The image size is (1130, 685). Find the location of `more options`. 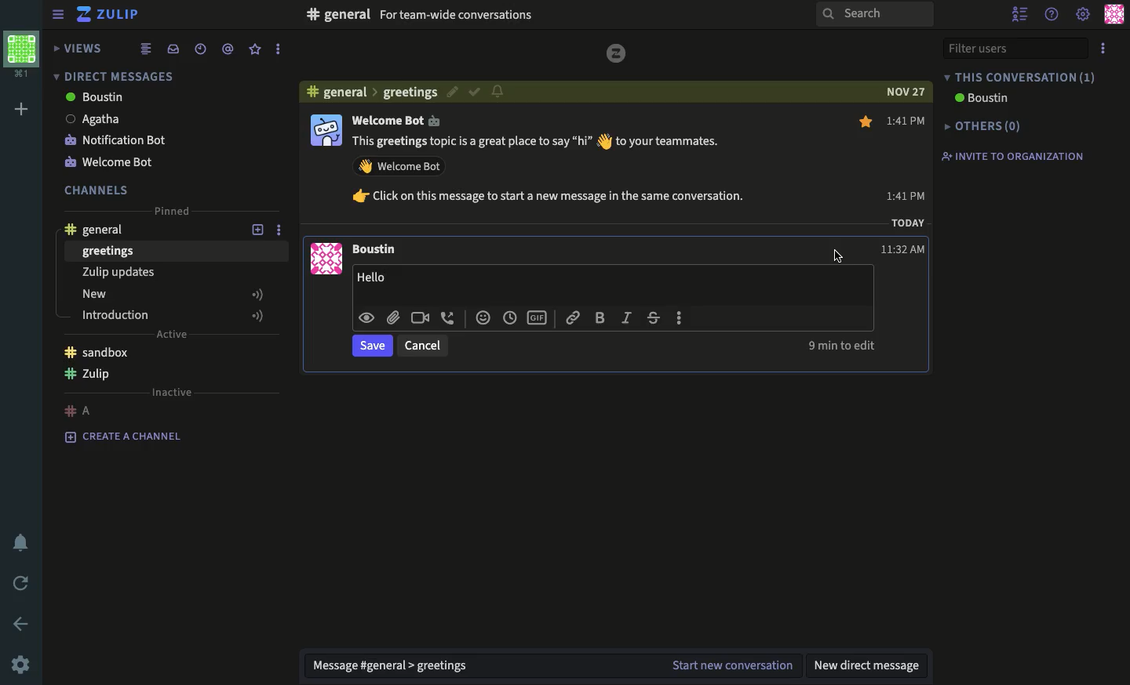

more options is located at coordinates (679, 318).